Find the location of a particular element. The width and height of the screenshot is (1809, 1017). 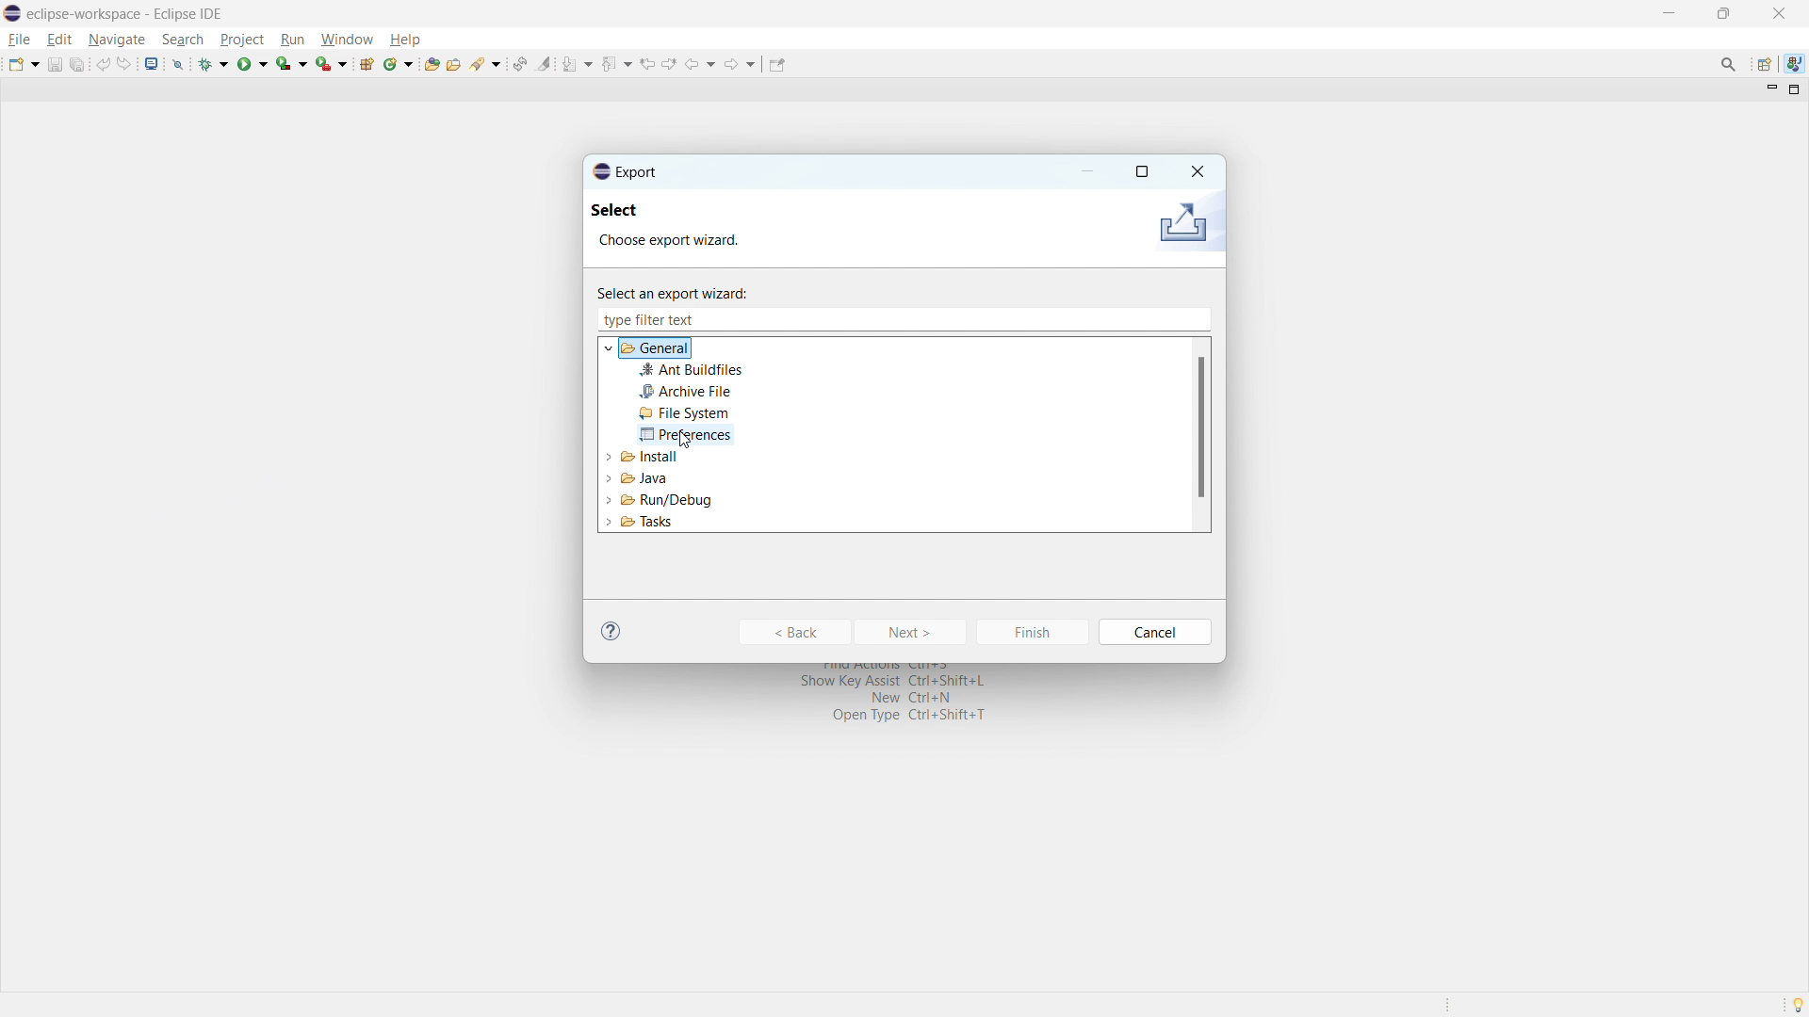

search is located at coordinates (183, 40).